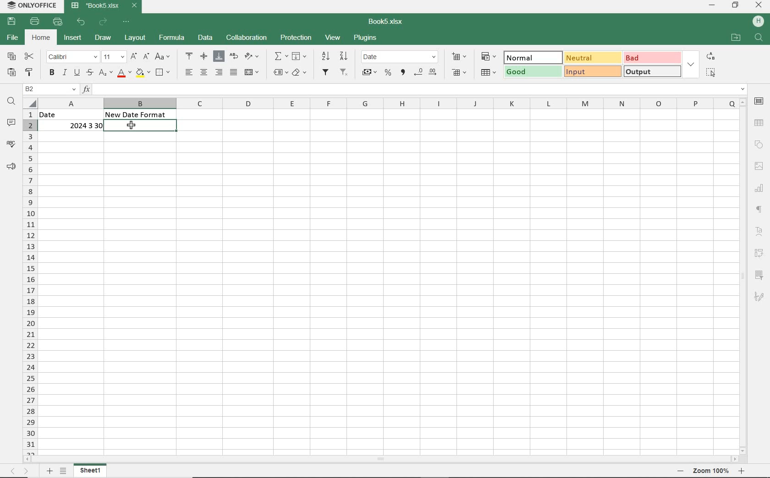 The height and width of the screenshot is (478, 770). Describe the element at coordinates (300, 57) in the screenshot. I see `FILL` at that location.